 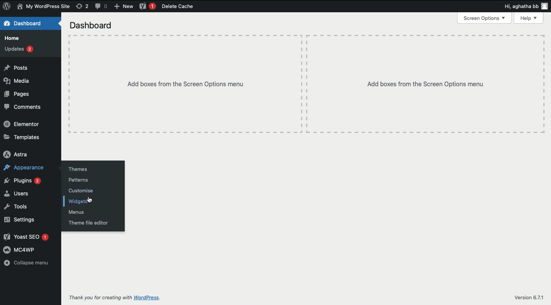 What do you see at coordinates (23, 95) in the screenshot?
I see `Pages` at bounding box center [23, 95].